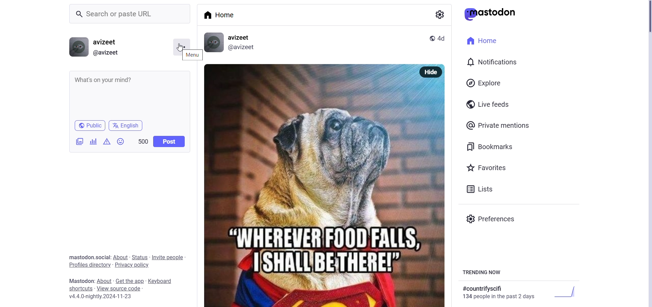 This screenshot has height=307, width=652. What do you see at coordinates (169, 142) in the screenshot?
I see `post` at bounding box center [169, 142].